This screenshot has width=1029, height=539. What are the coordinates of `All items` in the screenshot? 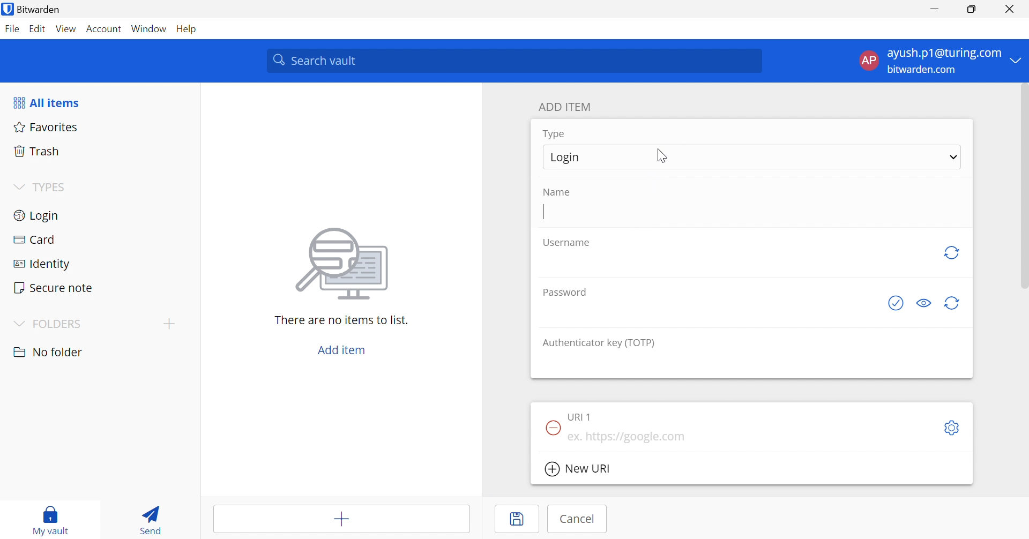 It's located at (46, 101).